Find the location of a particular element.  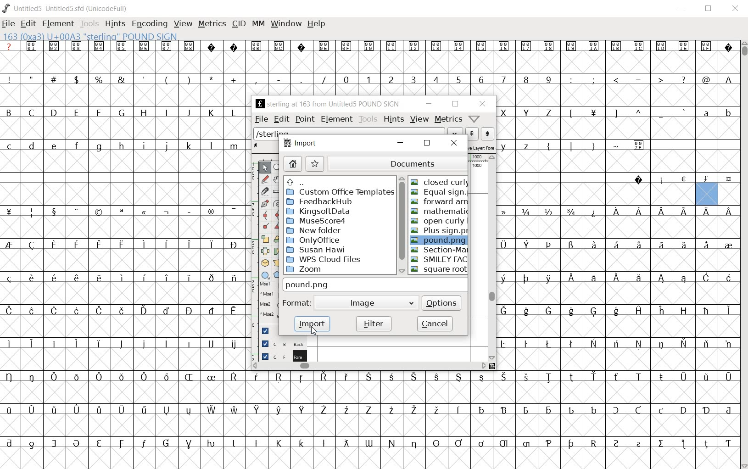

import is located at coordinates (303, 143).